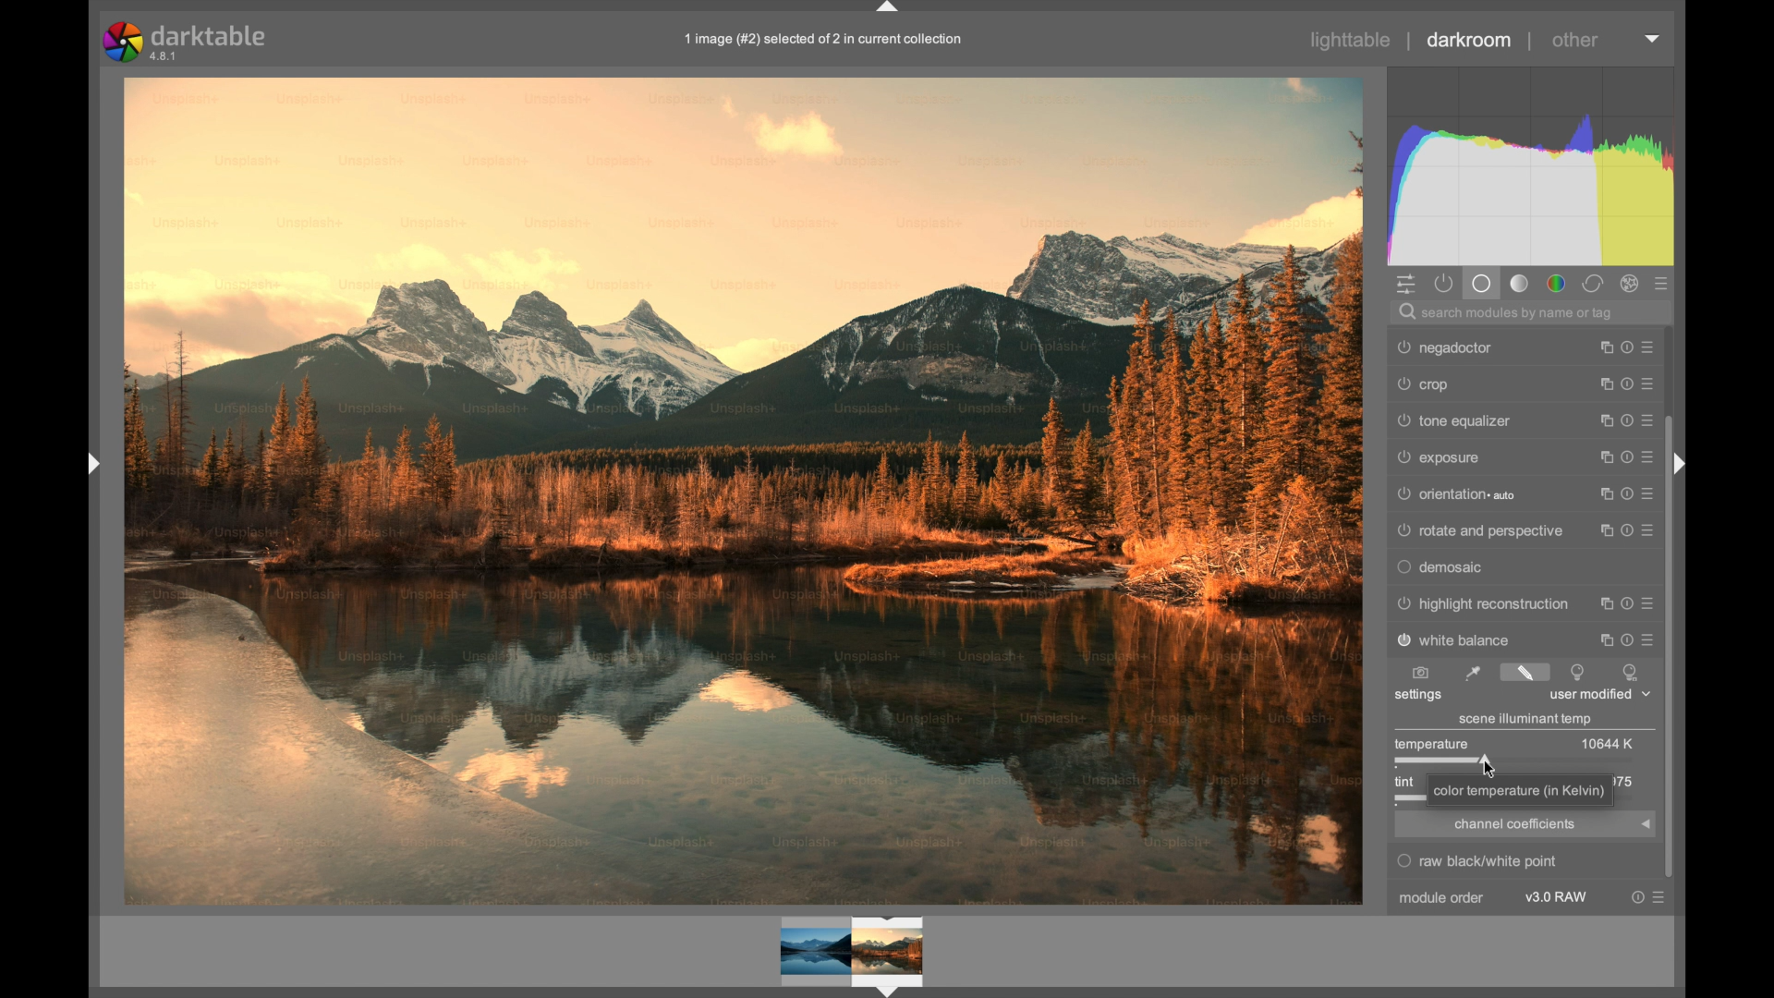  What do you see at coordinates (1652, 489) in the screenshot?
I see `presets` at bounding box center [1652, 489].